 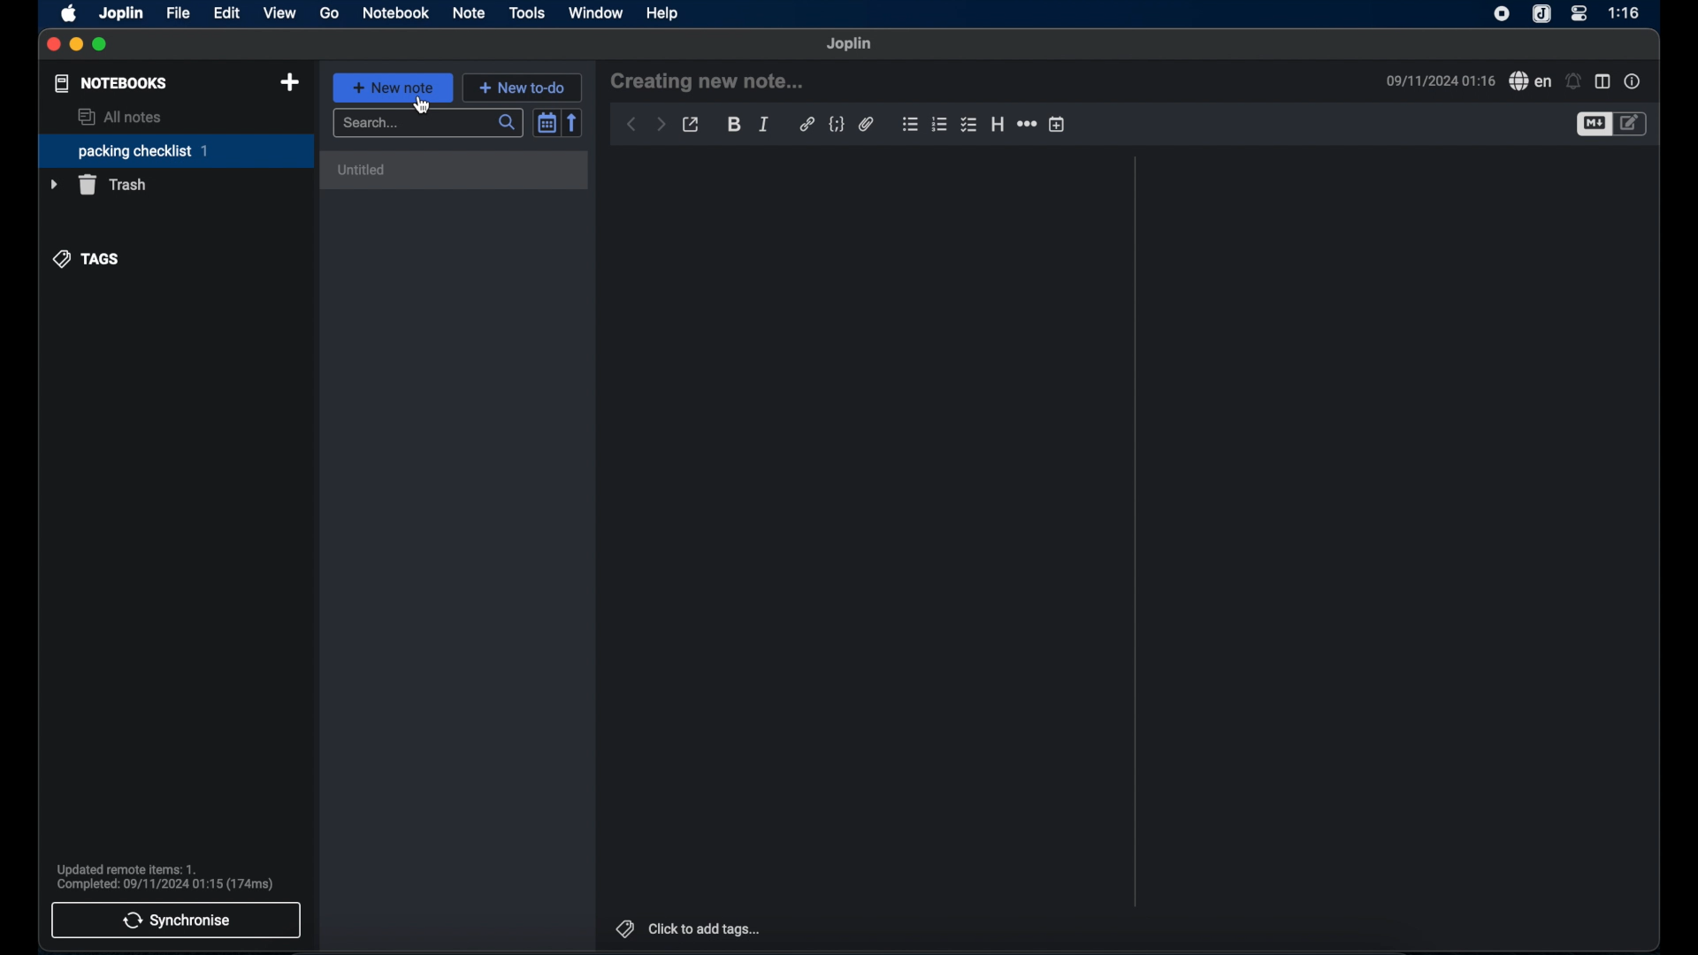 What do you see at coordinates (122, 117) in the screenshot?
I see `all notes` at bounding box center [122, 117].